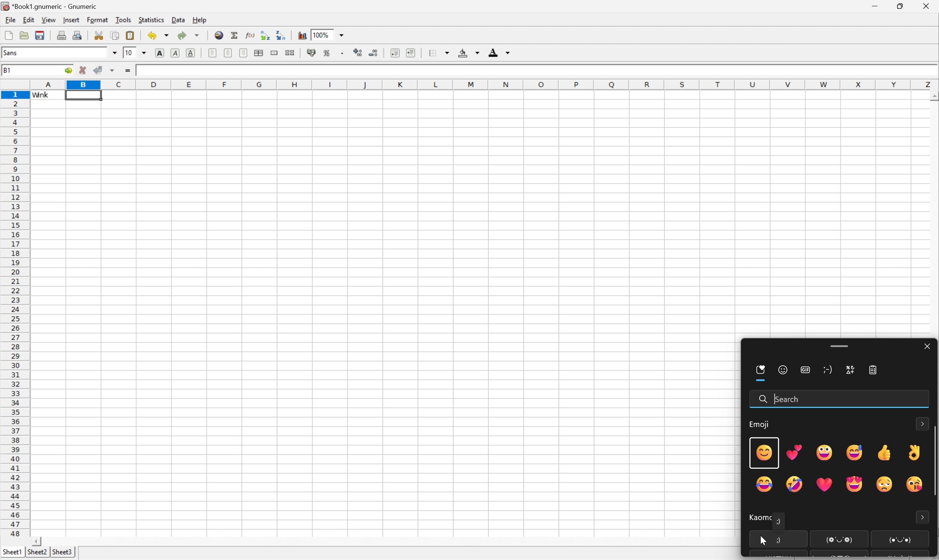 Image resolution: width=939 pixels, height=560 pixels. Describe the element at coordinates (933, 96) in the screenshot. I see `scroll up` at that location.